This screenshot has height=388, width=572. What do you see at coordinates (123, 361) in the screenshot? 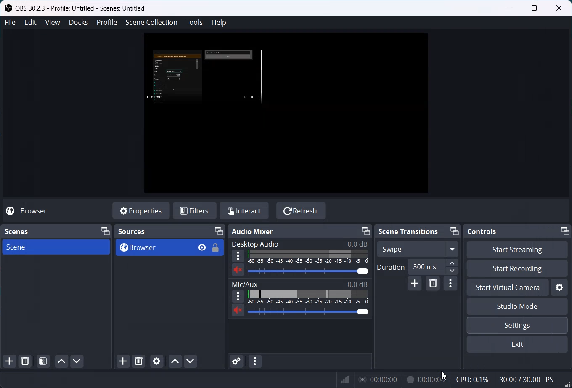
I see `Add Sources` at bounding box center [123, 361].